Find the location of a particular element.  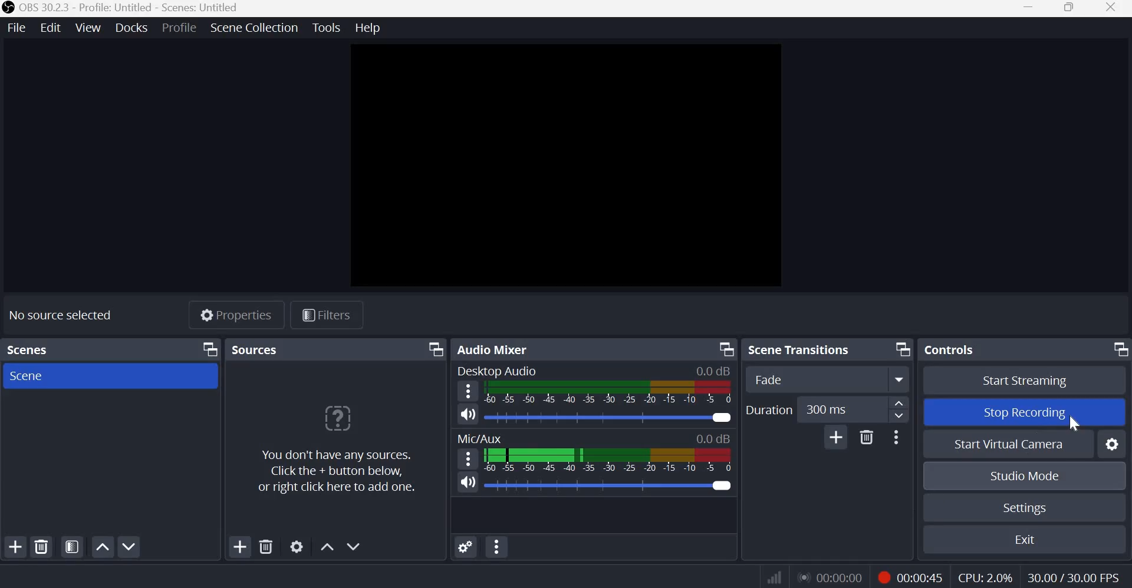

Move source(s) up is located at coordinates (329, 547).